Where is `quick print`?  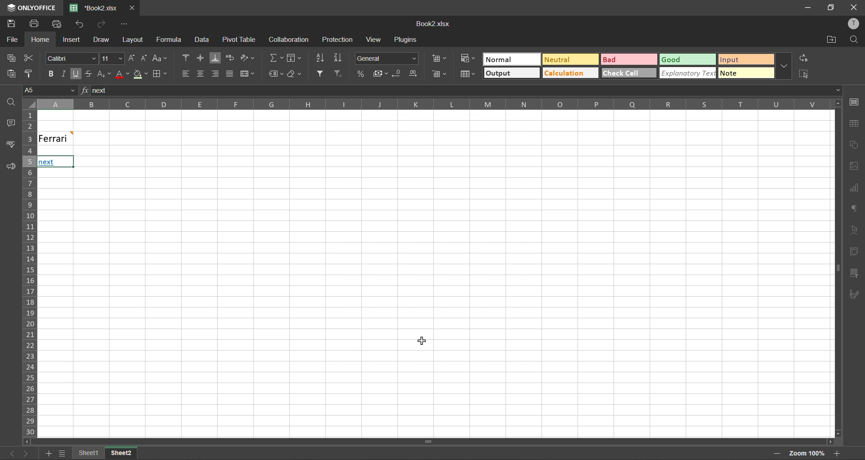
quick print is located at coordinates (57, 23).